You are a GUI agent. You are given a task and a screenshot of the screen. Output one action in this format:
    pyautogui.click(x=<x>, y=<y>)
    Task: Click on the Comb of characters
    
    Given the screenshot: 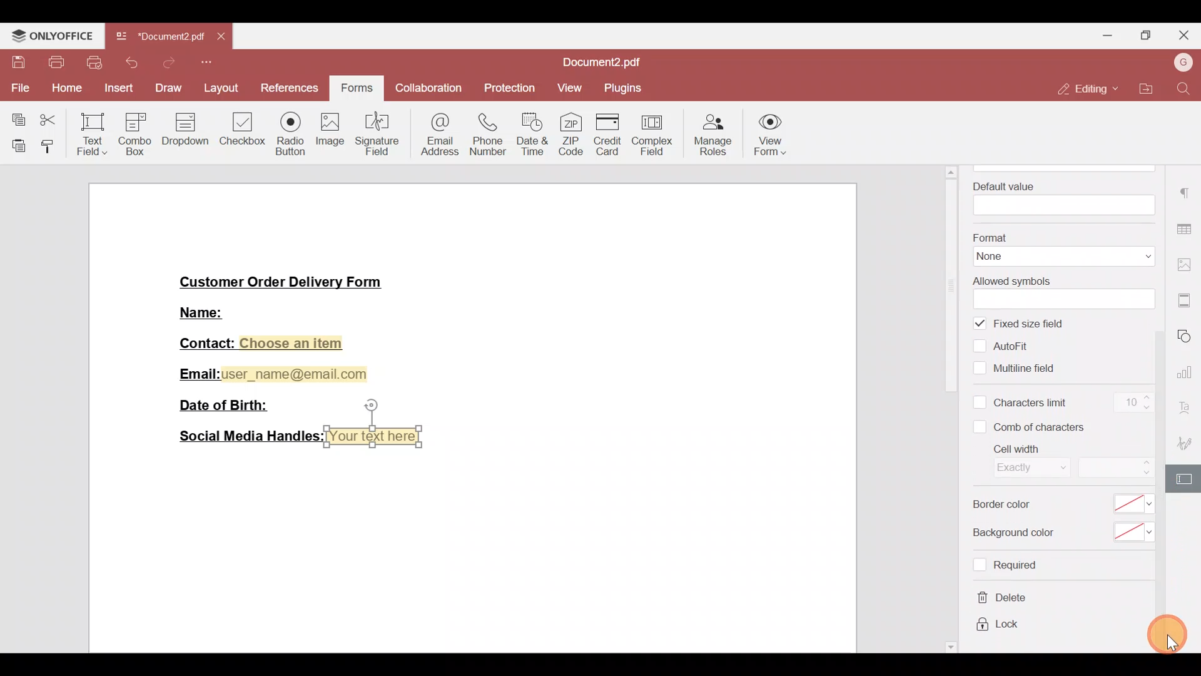 What is the action you would take?
    pyautogui.click(x=1033, y=426)
    